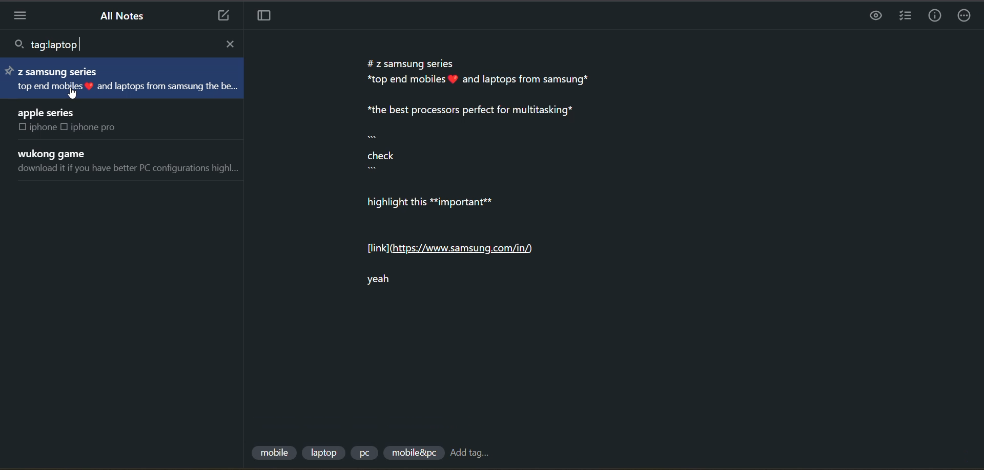 Image resolution: width=984 pixels, height=470 pixels. I want to click on # z samsung series

*top end mobiles % and laptops from samsung*
*the best processors perfect for multitasking*
check

highlight this **important**, so click(493, 136).